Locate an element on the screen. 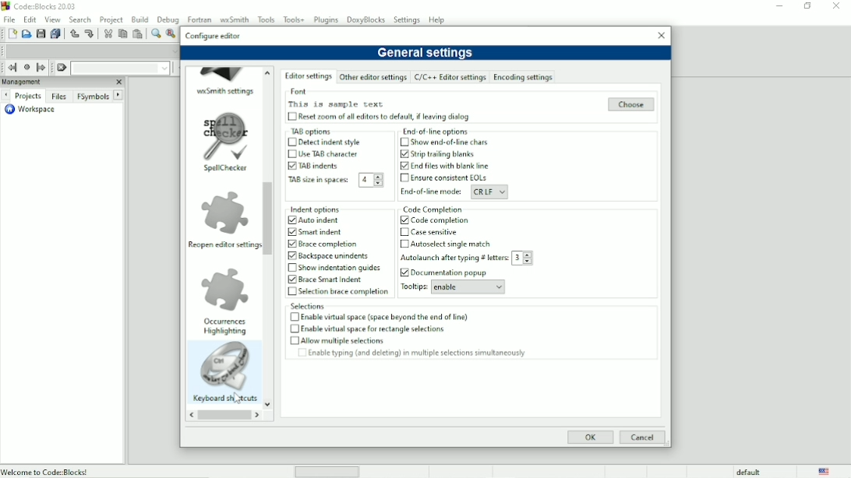 The width and height of the screenshot is (851, 478). TAB size in spaces: is located at coordinates (319, 181).